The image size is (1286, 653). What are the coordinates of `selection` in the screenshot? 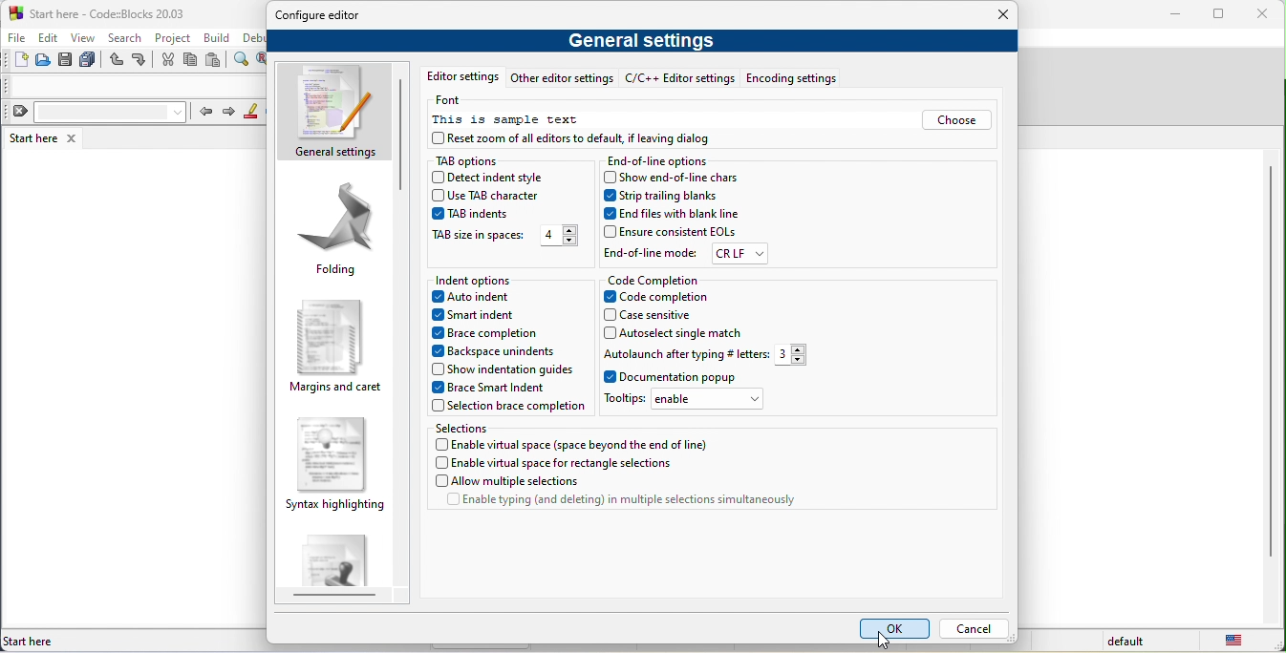 It's located at (463, 428).